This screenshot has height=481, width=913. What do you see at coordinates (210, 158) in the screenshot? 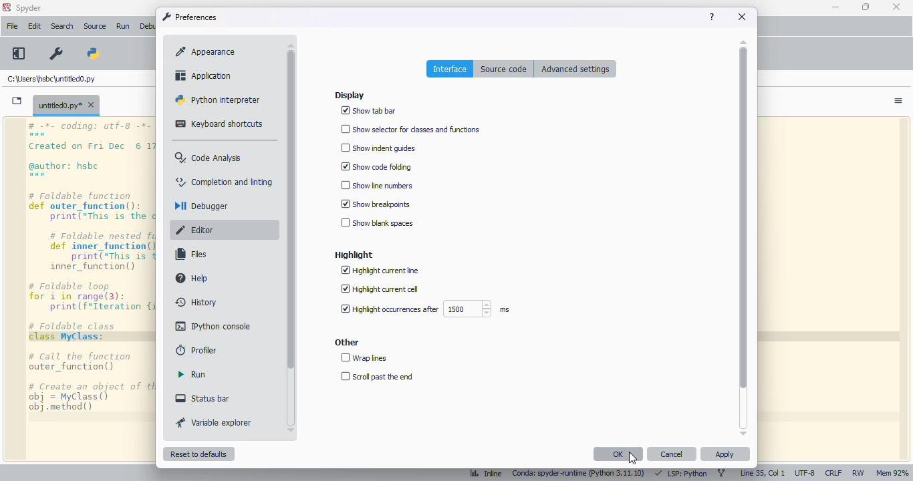
I see `code analysis` at bounding box center [210, 158].